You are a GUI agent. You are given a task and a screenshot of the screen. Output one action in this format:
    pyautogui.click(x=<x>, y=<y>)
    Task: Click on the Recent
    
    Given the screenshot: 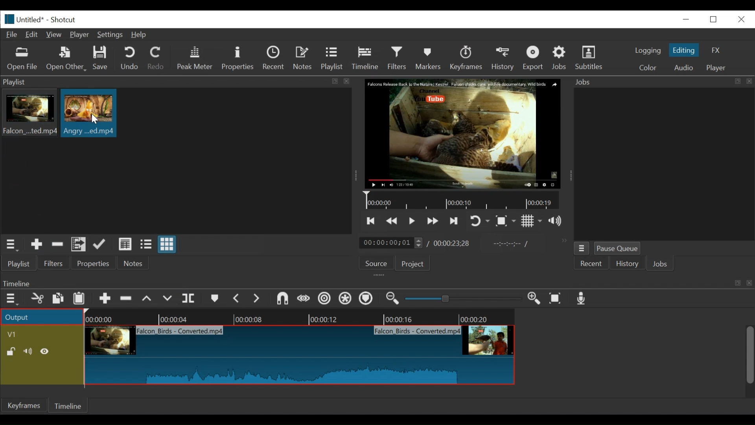 What is the action you would take?
    pyautogui.click(x=275, y=59)
    